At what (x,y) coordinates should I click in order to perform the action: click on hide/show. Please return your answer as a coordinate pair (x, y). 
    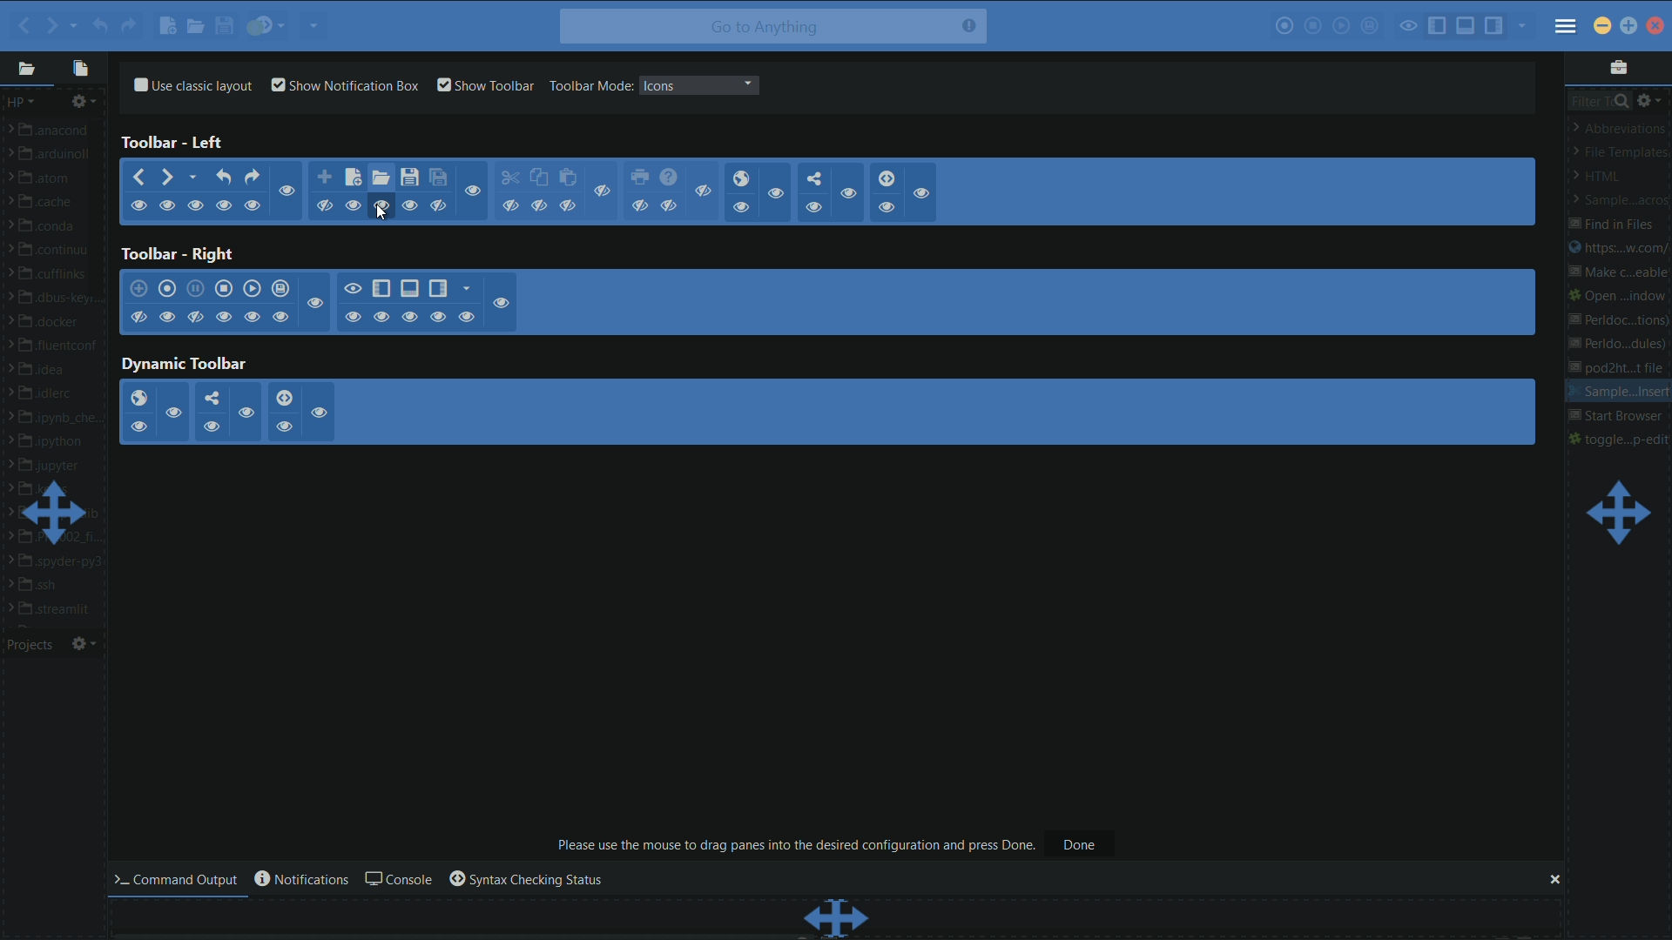
    Looking at the image, I should click on (246, 412).